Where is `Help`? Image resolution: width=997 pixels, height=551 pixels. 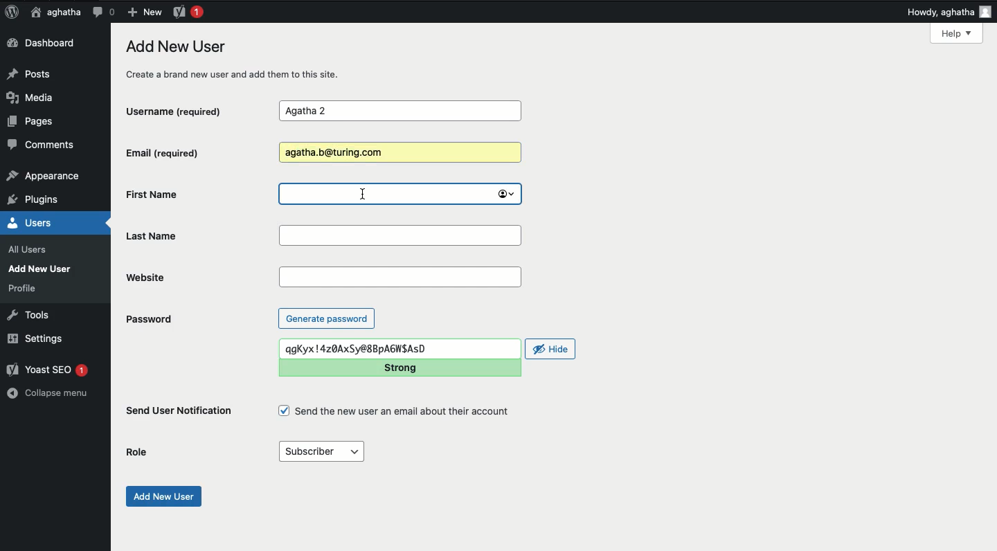 Help is located at coordinates (956, 33).